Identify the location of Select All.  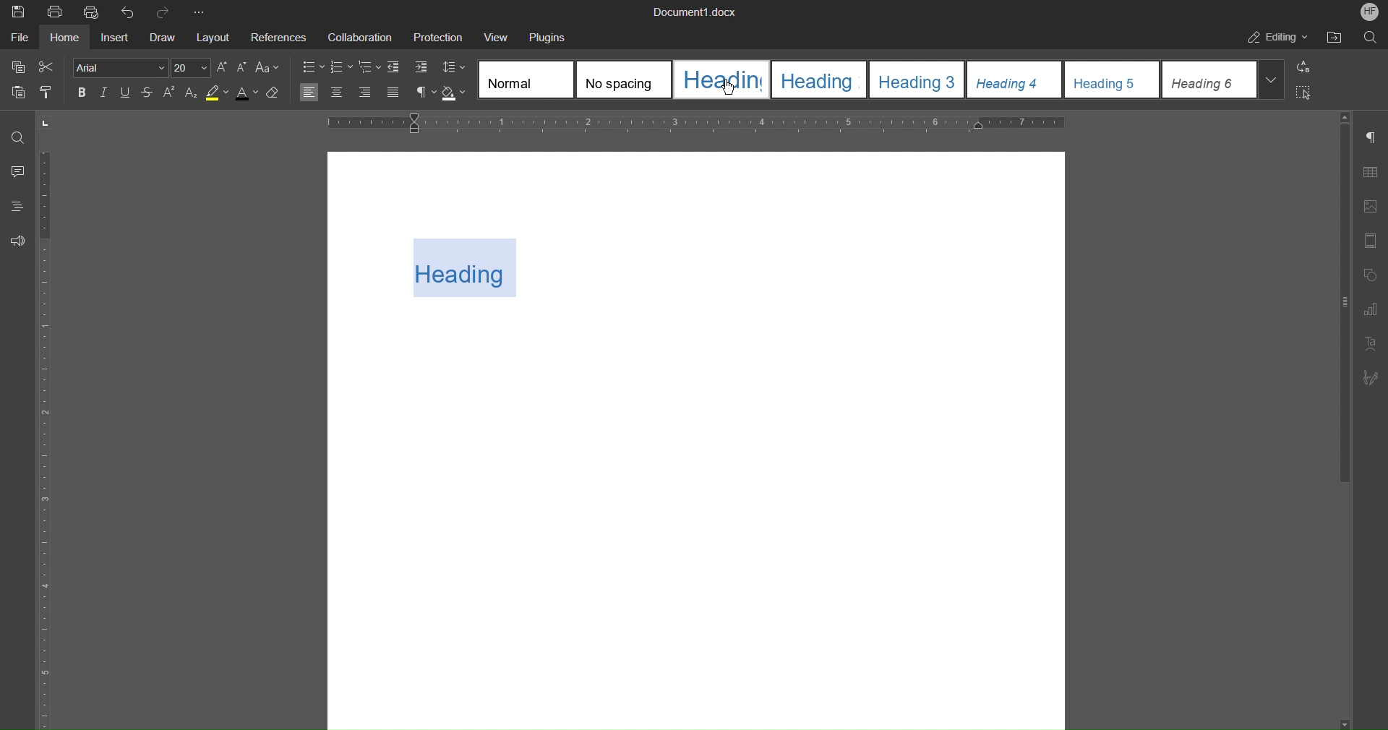
(1307, 93).